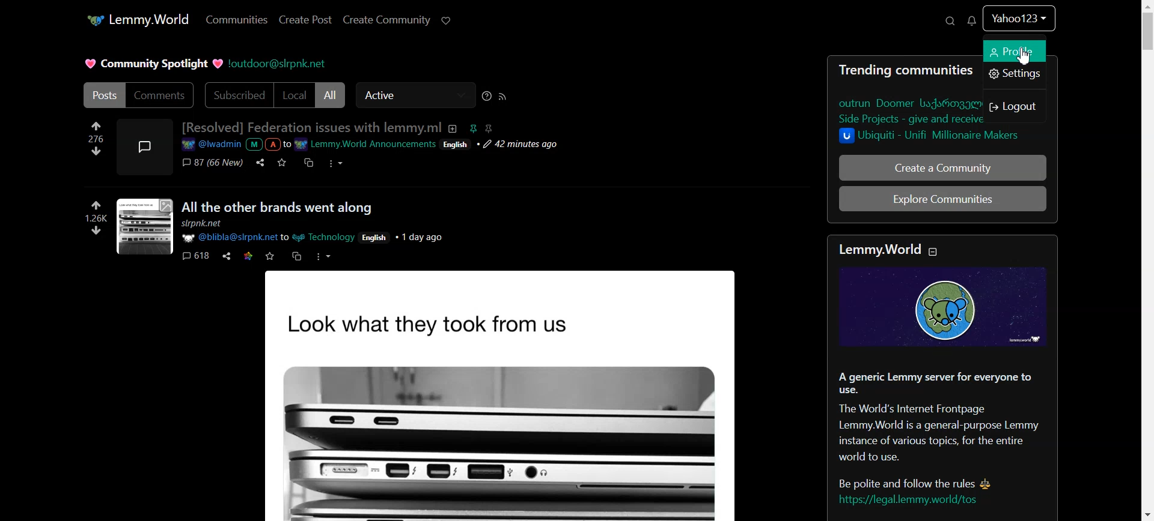 Image resolution: width=1154 pixels, height=521 pixels. I want to click on logo, so click(941, 307).